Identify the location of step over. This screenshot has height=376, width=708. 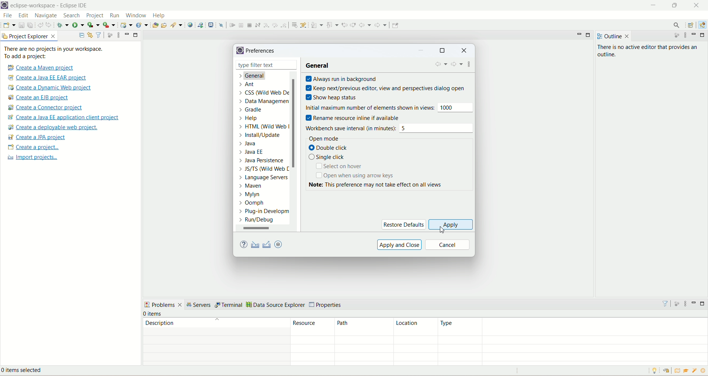
(274, 25).